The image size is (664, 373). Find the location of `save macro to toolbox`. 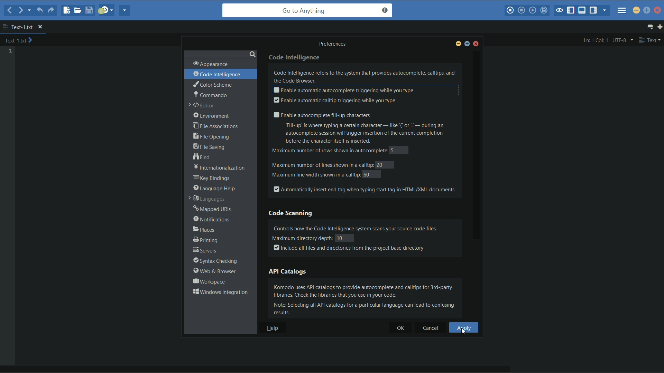

save macro to toolbox is located at coordinates (543, 10).